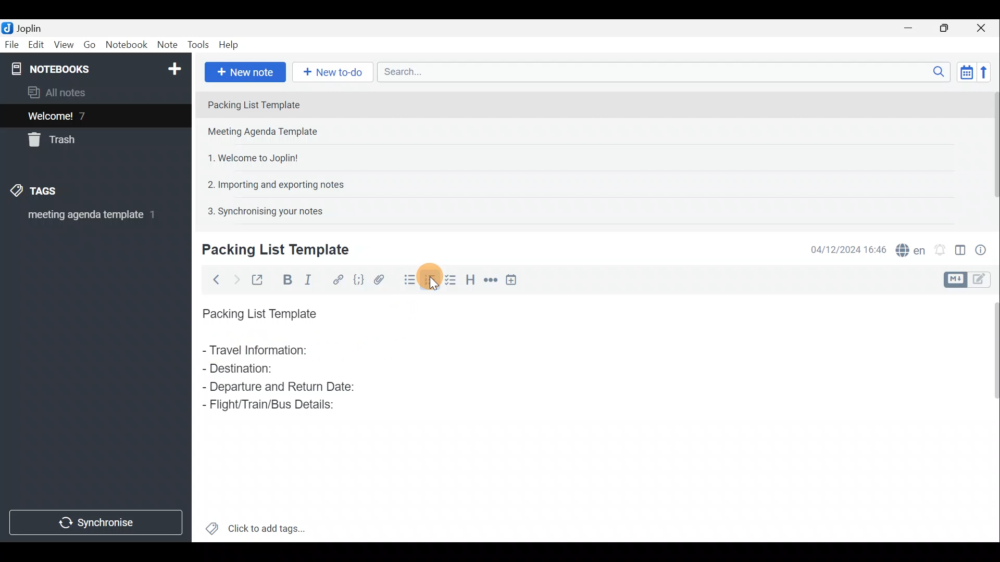 The width and height of the screenshot is (1000, 562). Describe the element at coordinates (265, 369) in the screenshot. I see `Destination:` at that location.